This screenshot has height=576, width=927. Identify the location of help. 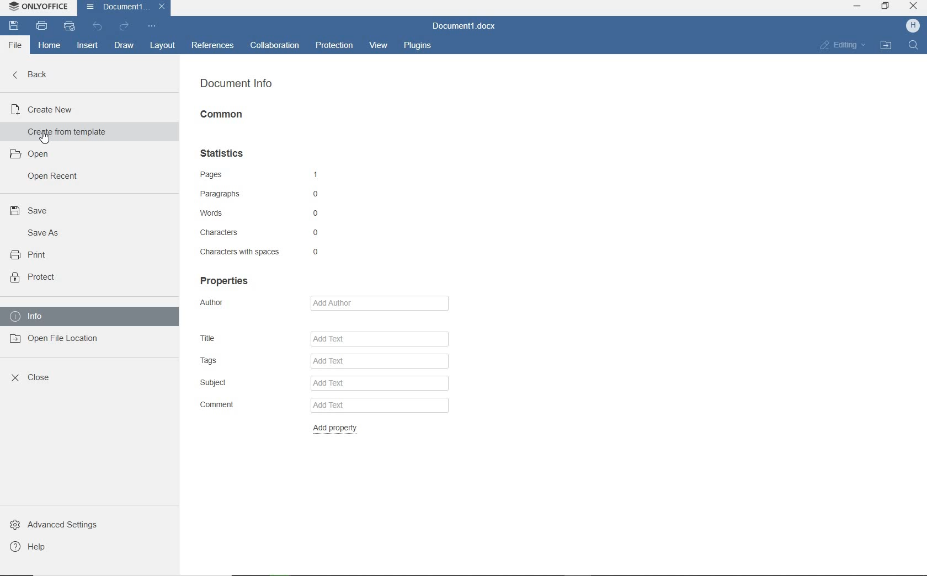
(34, 547).